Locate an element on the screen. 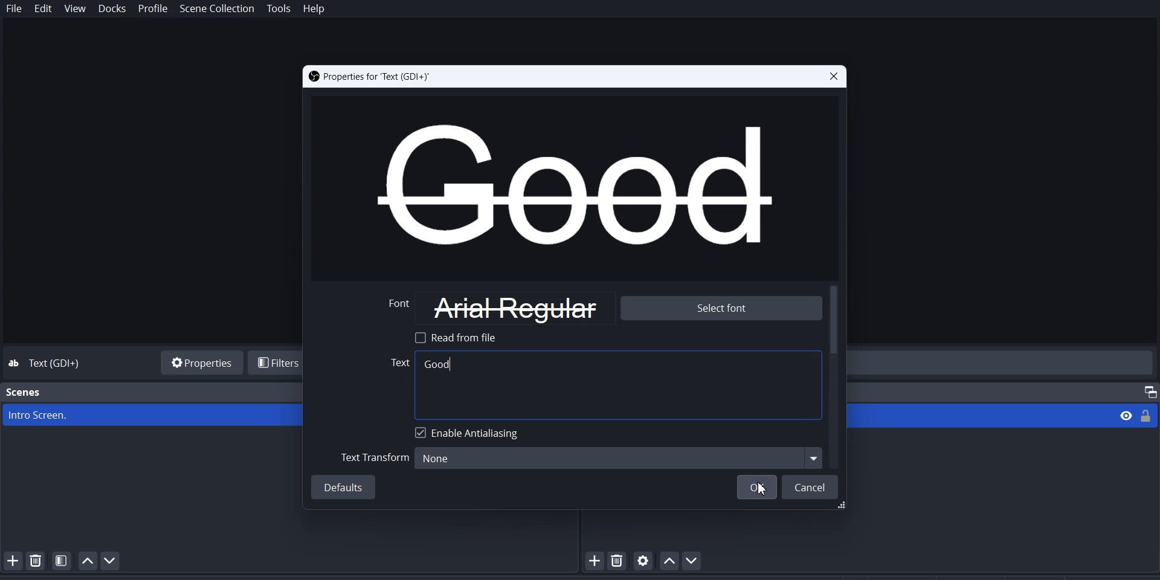 The image size is (1160, 580). Add Text is located at coordinates (640, 382).